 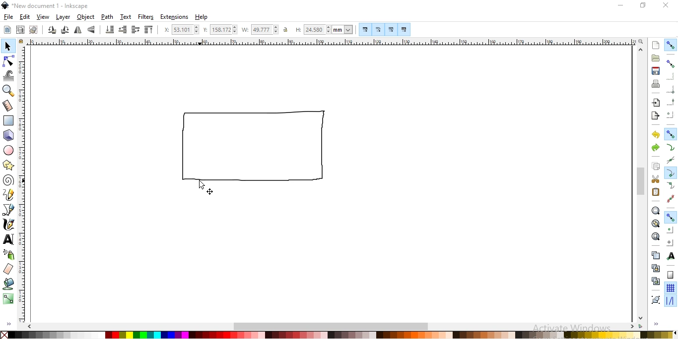 I want to click on shape image, so click(x=251, y=150).